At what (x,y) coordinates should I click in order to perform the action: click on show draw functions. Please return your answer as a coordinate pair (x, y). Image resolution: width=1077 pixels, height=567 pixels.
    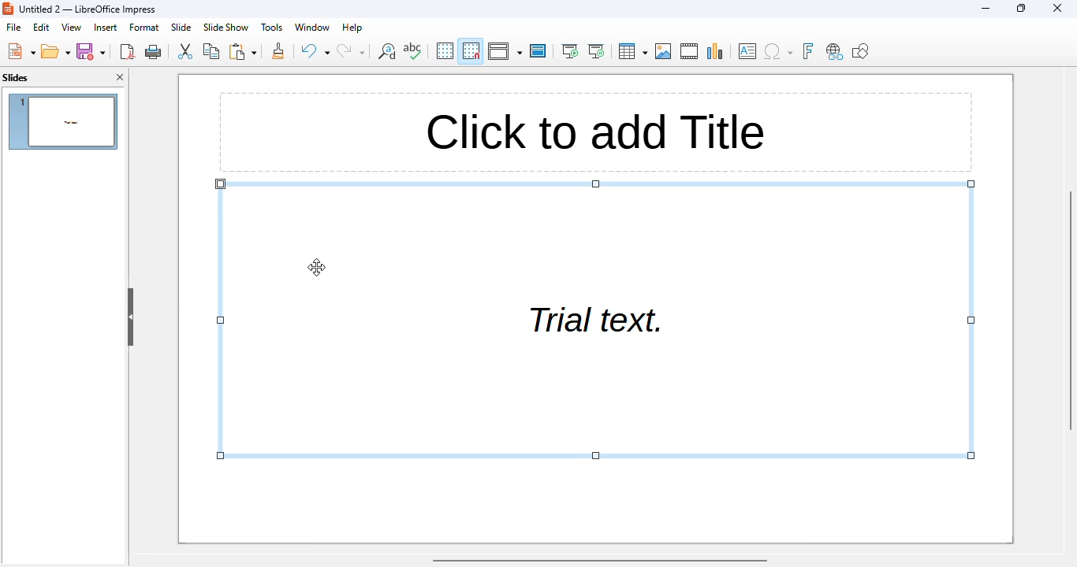
    Looking at the image, I should click on (861, 51).